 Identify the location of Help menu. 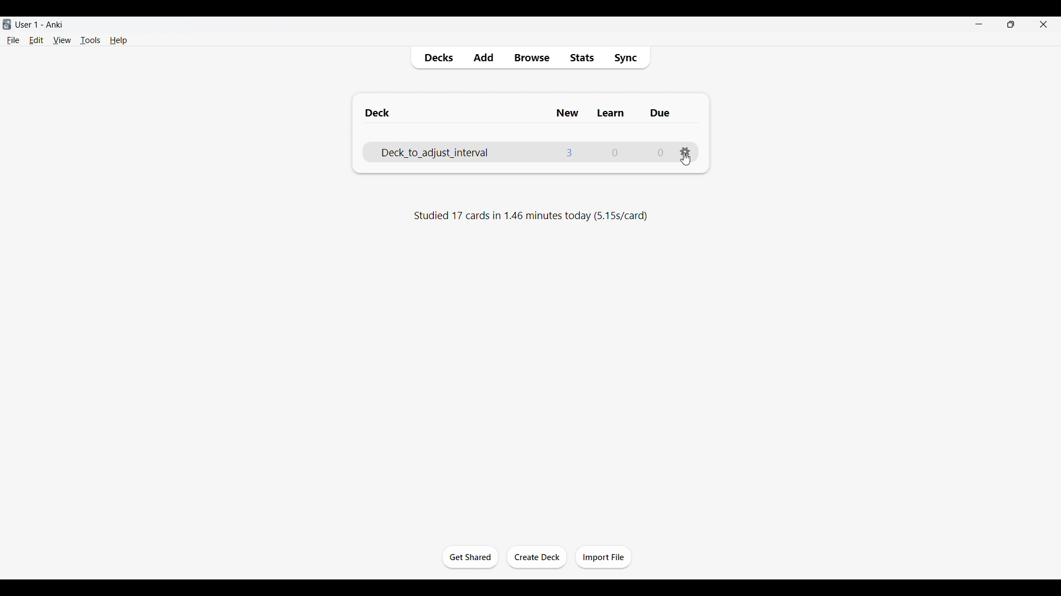
(118, 41).